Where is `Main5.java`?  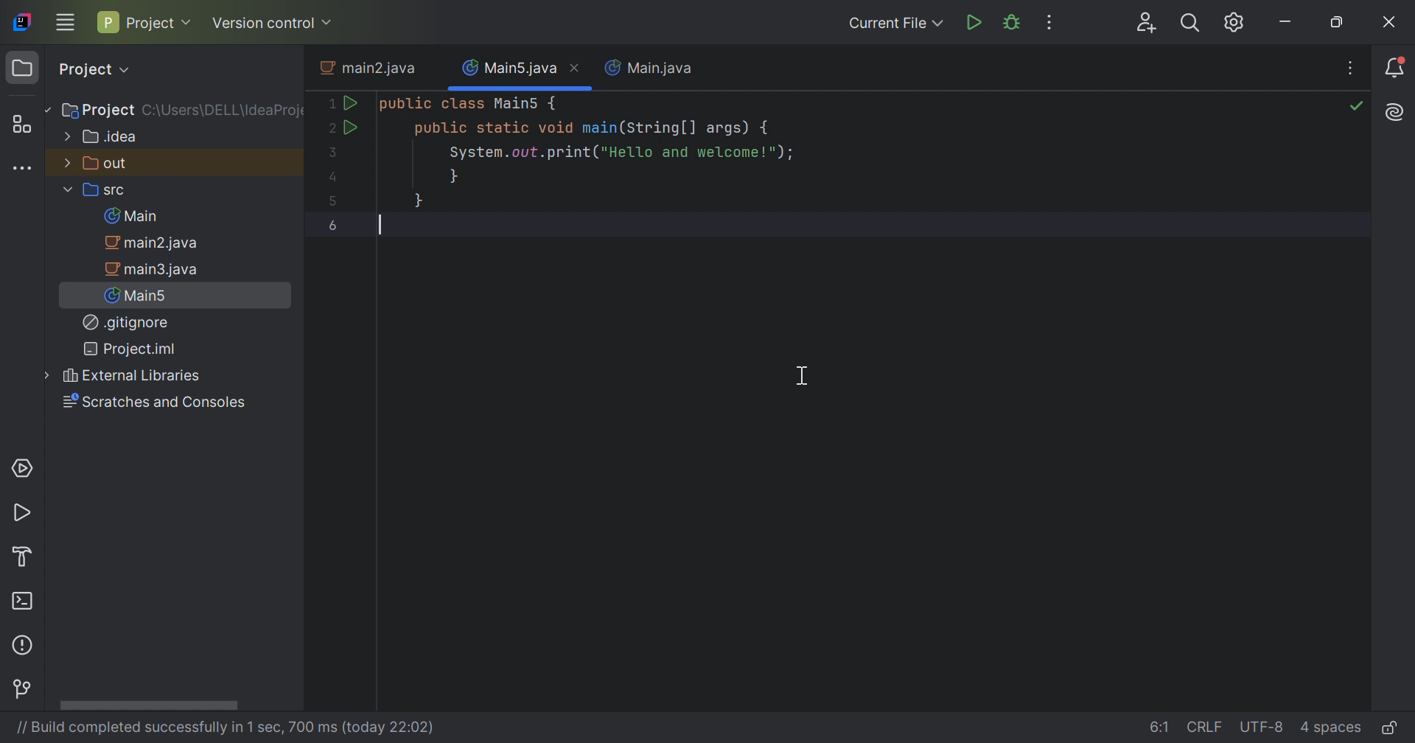 Main5.java is located at coordinates (509, 66).